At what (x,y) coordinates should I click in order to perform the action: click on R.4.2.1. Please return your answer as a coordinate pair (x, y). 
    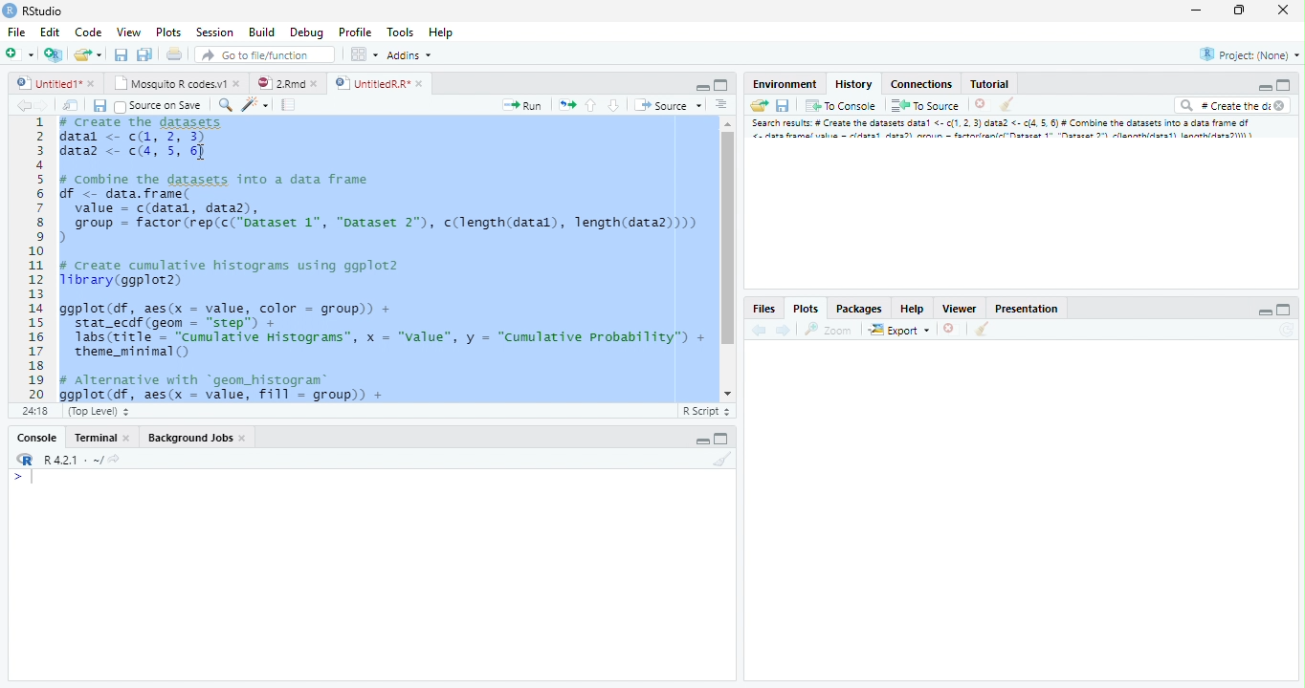
    Looking at the image, I should click on (62, 460).